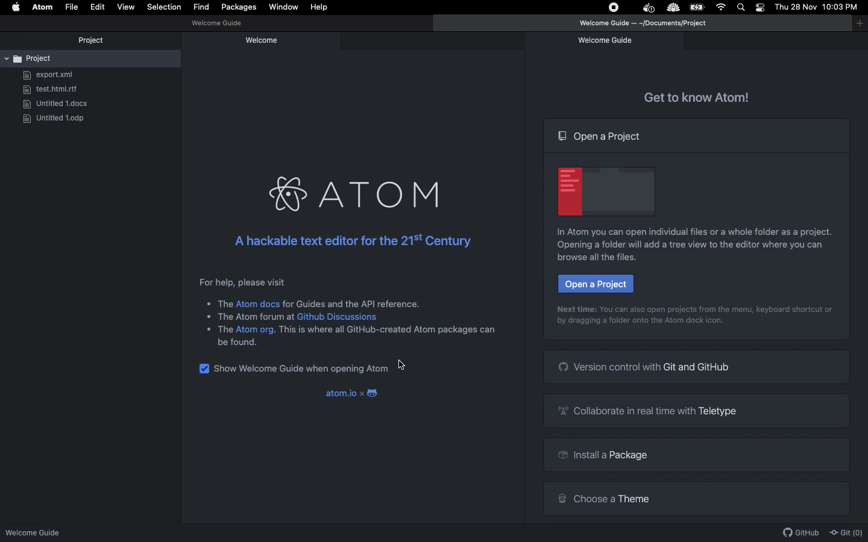  Describe the element at coordinates (43, 7) in the screenshot. I see `Atom` at that location.